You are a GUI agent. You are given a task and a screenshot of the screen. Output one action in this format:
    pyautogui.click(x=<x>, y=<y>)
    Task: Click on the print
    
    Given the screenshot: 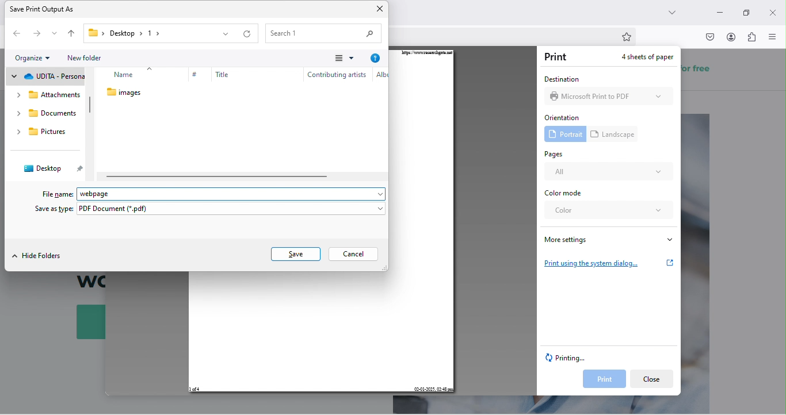 What is the action you would take?
    pyautogui.click(x=558, y=57)
    